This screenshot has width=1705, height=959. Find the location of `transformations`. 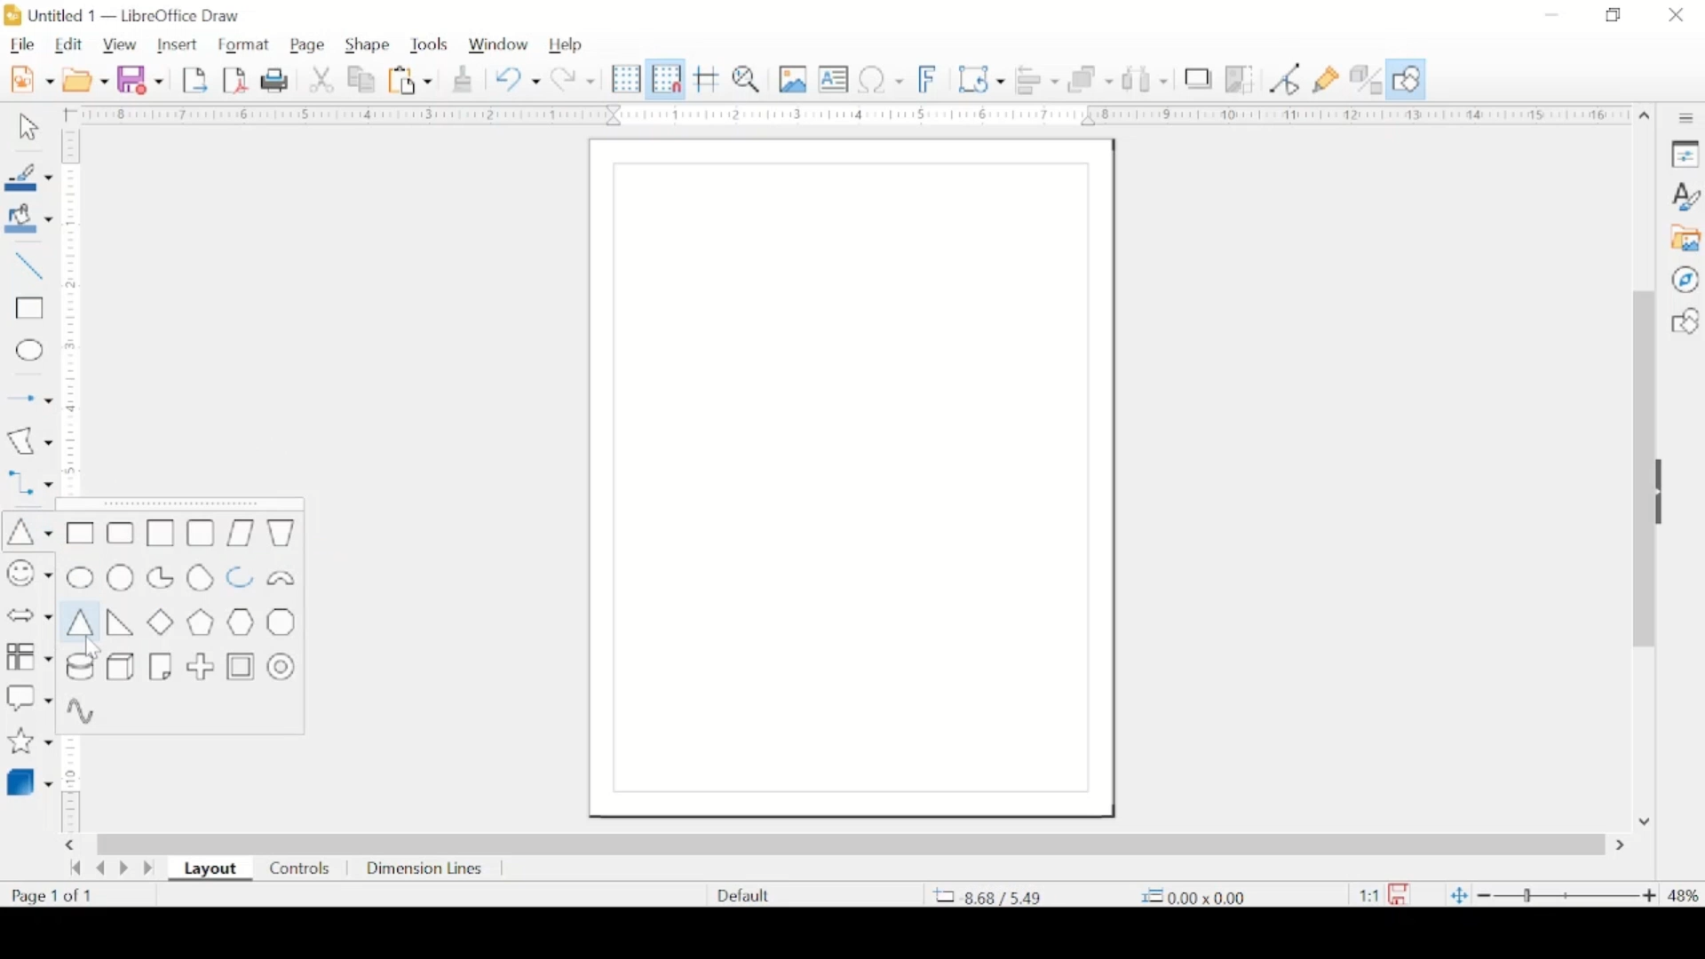

transformations is located at coordinates (981, 77).